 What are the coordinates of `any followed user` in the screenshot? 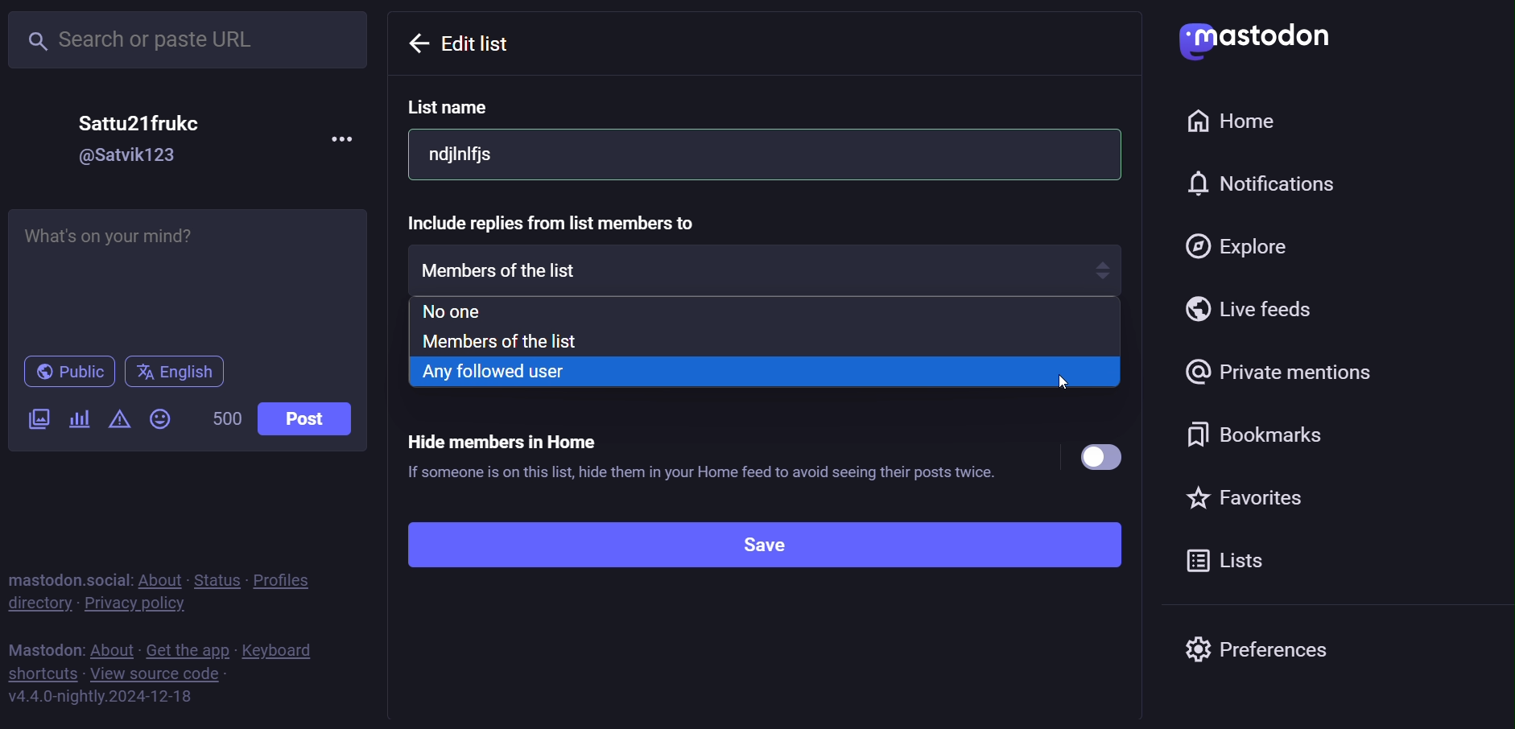 It's located at (518, 373).